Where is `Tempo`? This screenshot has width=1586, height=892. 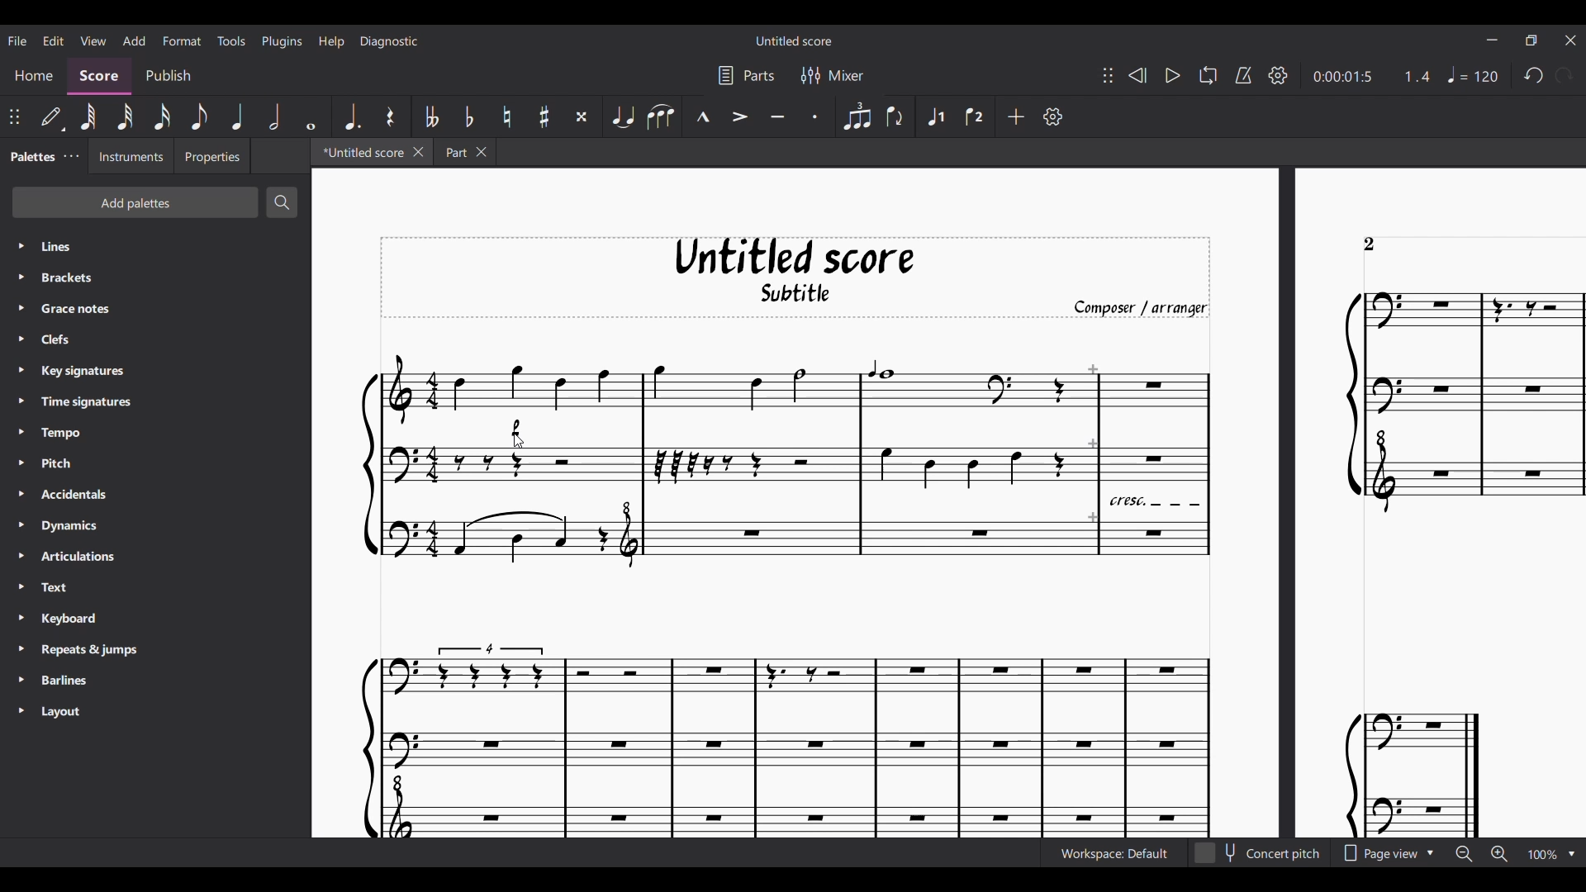 Tempo is located at coordinates (1473, 74).